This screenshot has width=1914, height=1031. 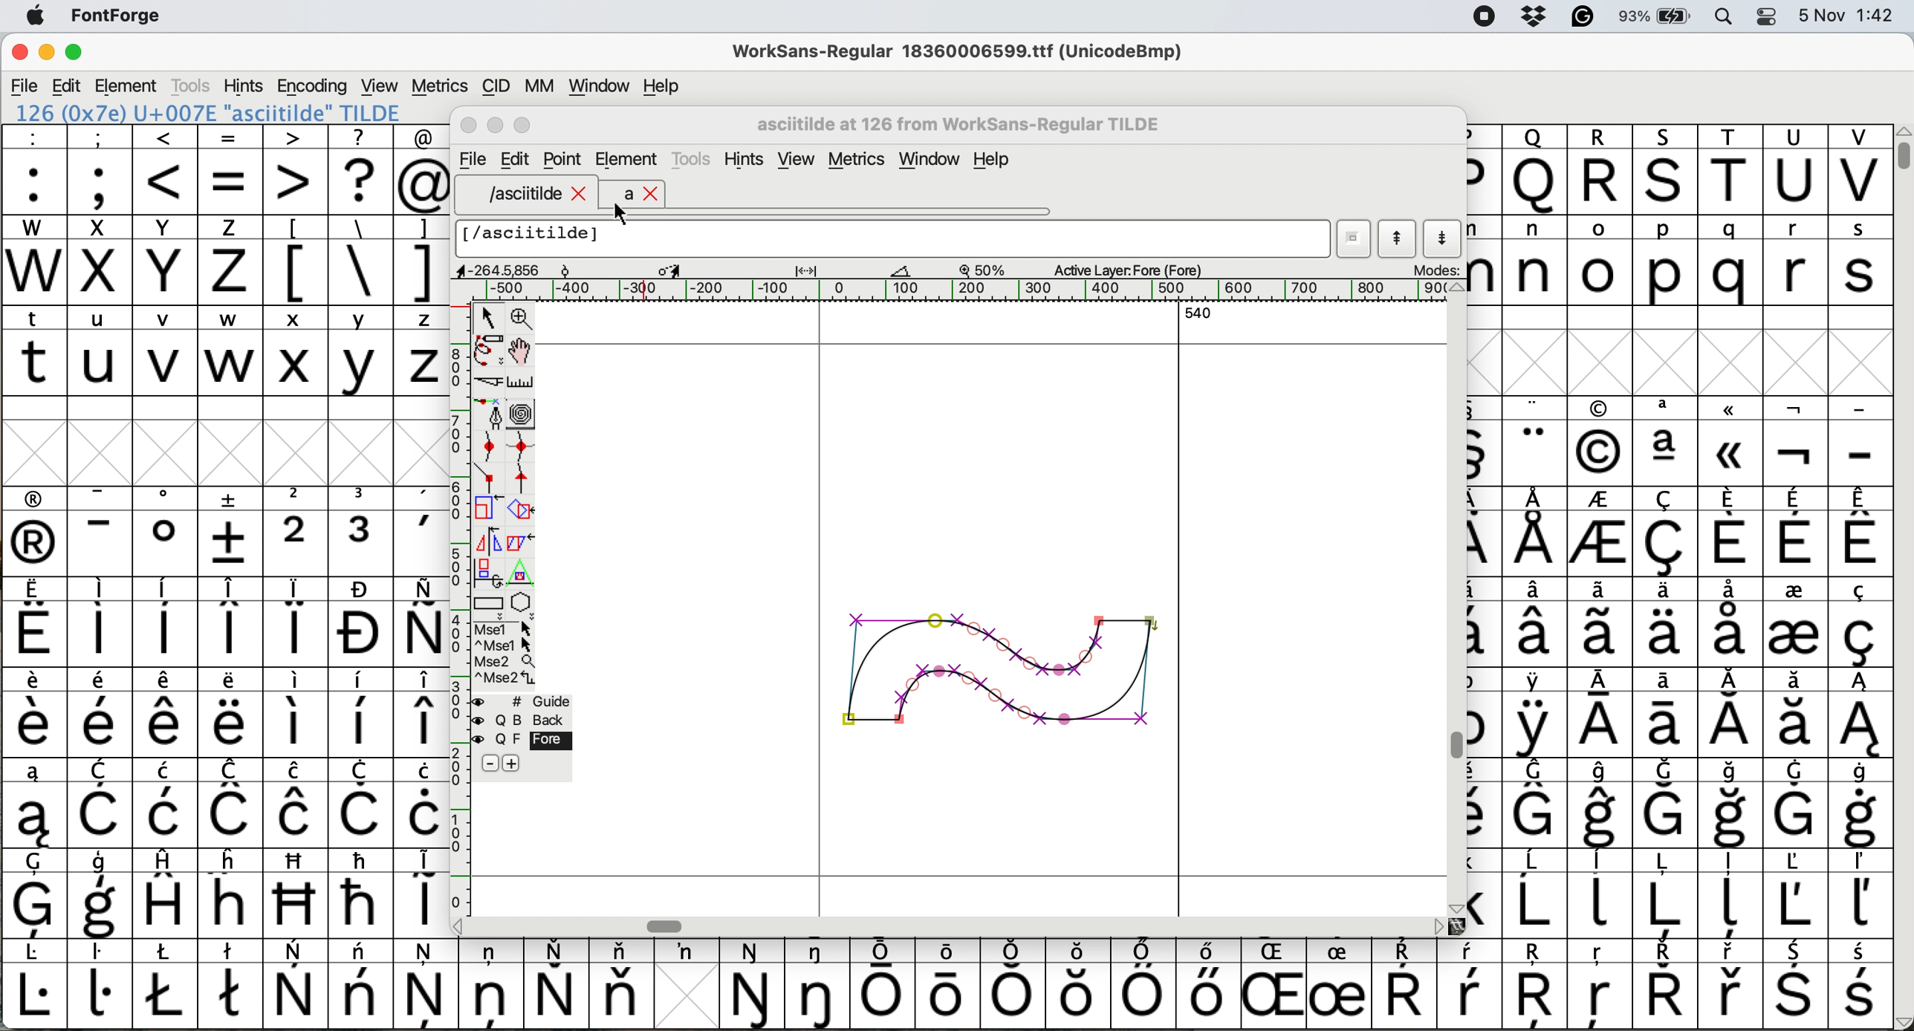 I want to click on symbol, so click(x=1338, y=985).